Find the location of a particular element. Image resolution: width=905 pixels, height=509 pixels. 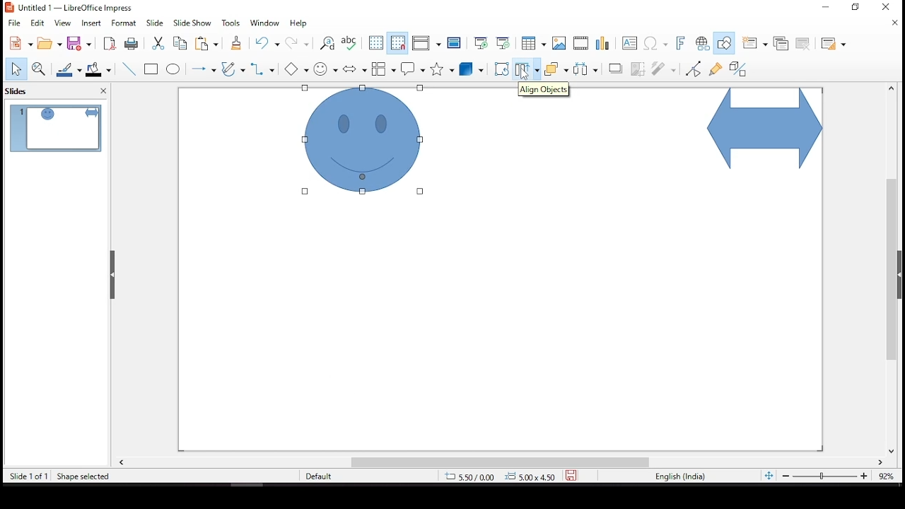

stars and banners is located at coordinates (440, 69).